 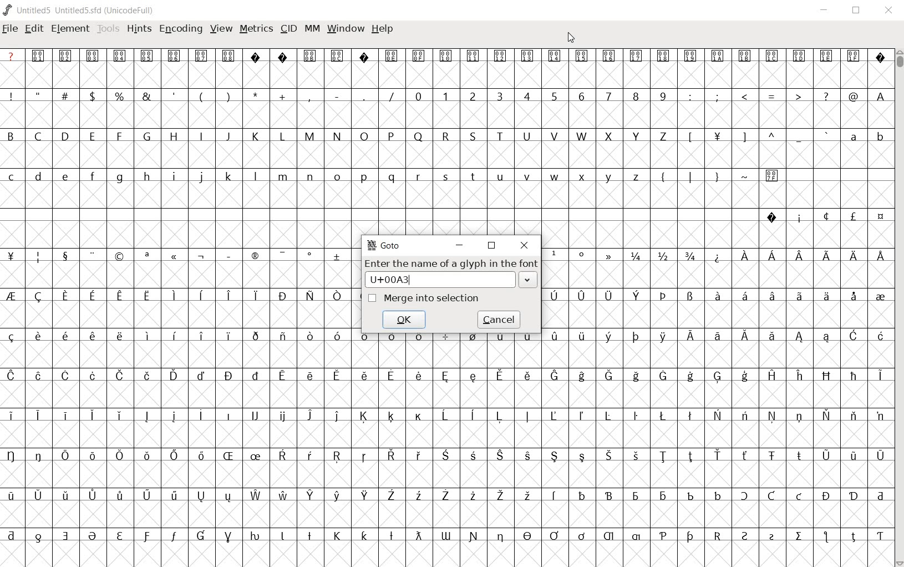 I want to click on <, so click(x=744, y=97).